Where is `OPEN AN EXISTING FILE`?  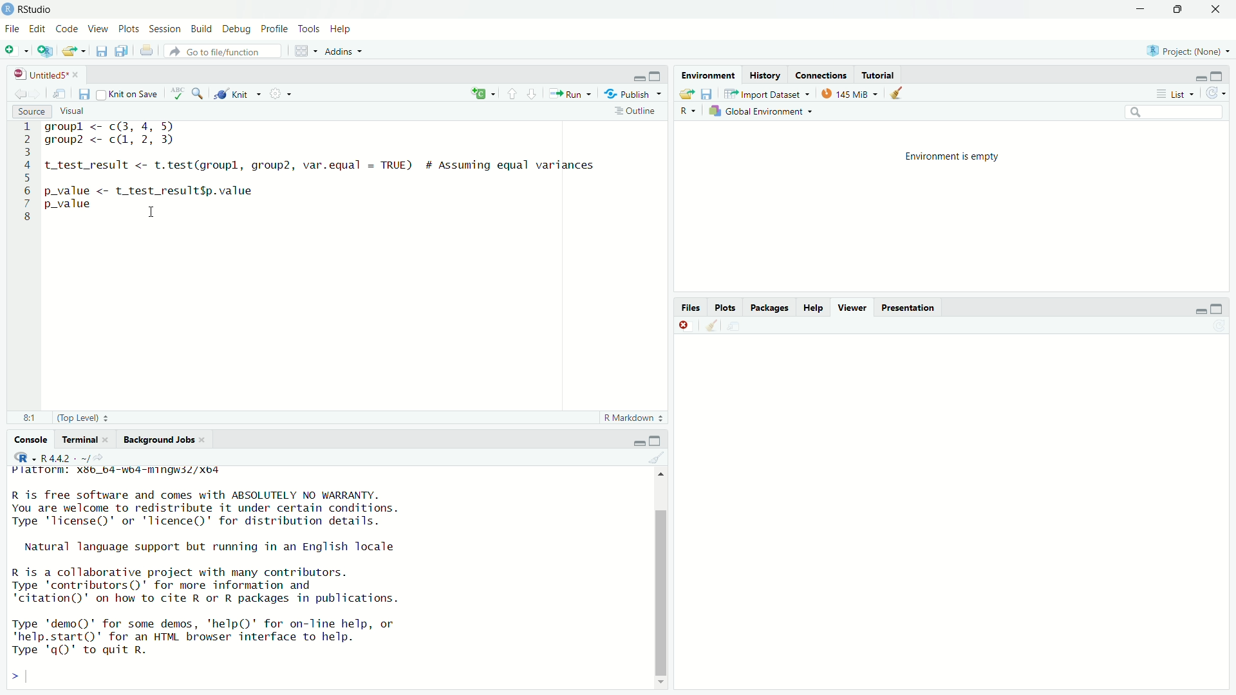
OPEN AN EXISTING FILE is located at coordinates (73, 51).